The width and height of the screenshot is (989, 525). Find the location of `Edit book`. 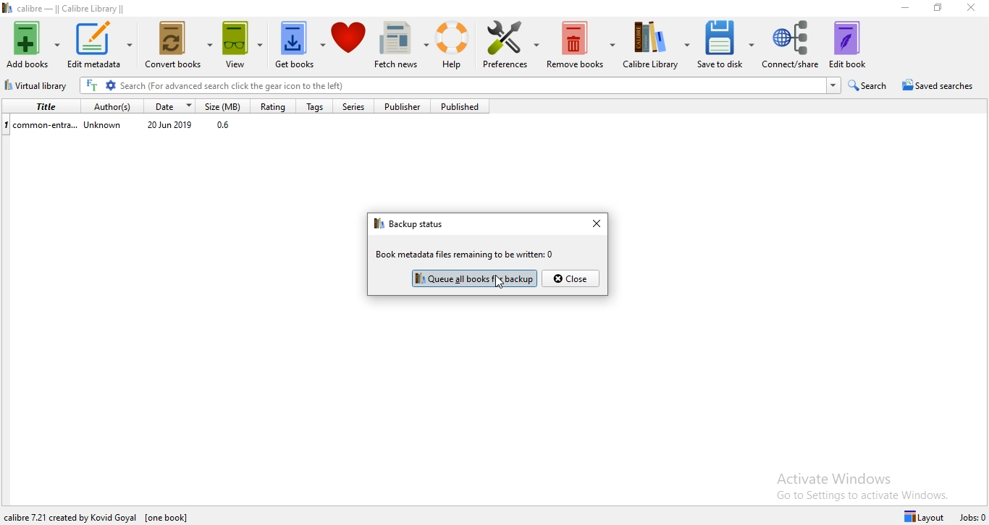

Edit book is located at coordinates (855, 43).